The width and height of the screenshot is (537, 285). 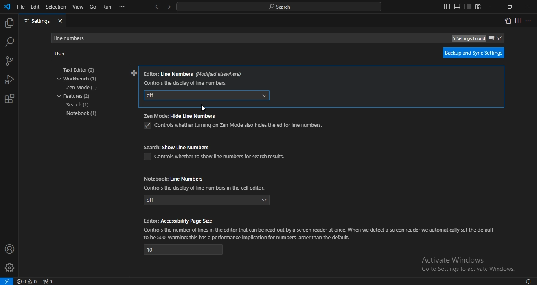 I want to click on view, so click(x=78, y=7).